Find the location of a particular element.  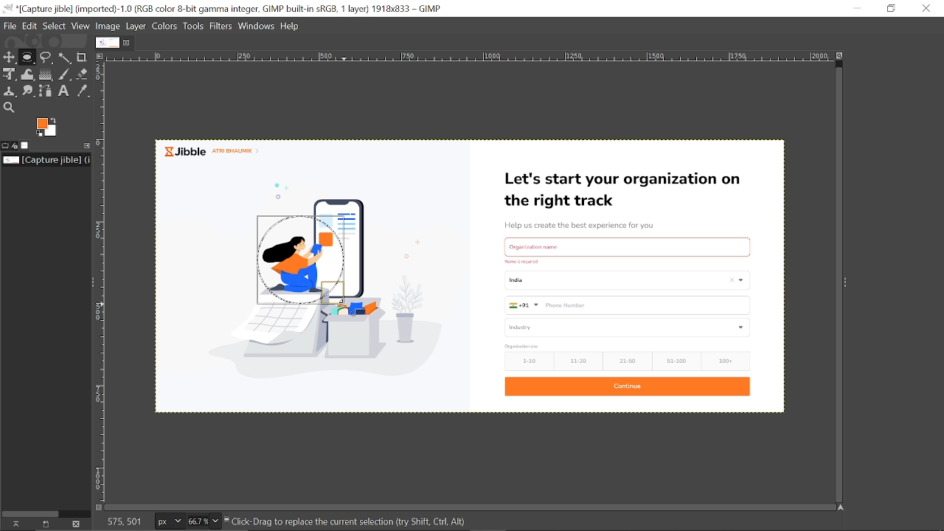

layer is located at coordinates (136, 25).